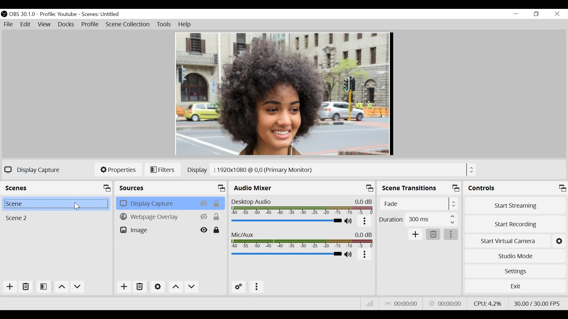 The width and height of the screenshot is (568, 319). What do you see at coordinates (217, 217) in the screenshot?
I see `(un)lock` at bounding box center [217, 217].